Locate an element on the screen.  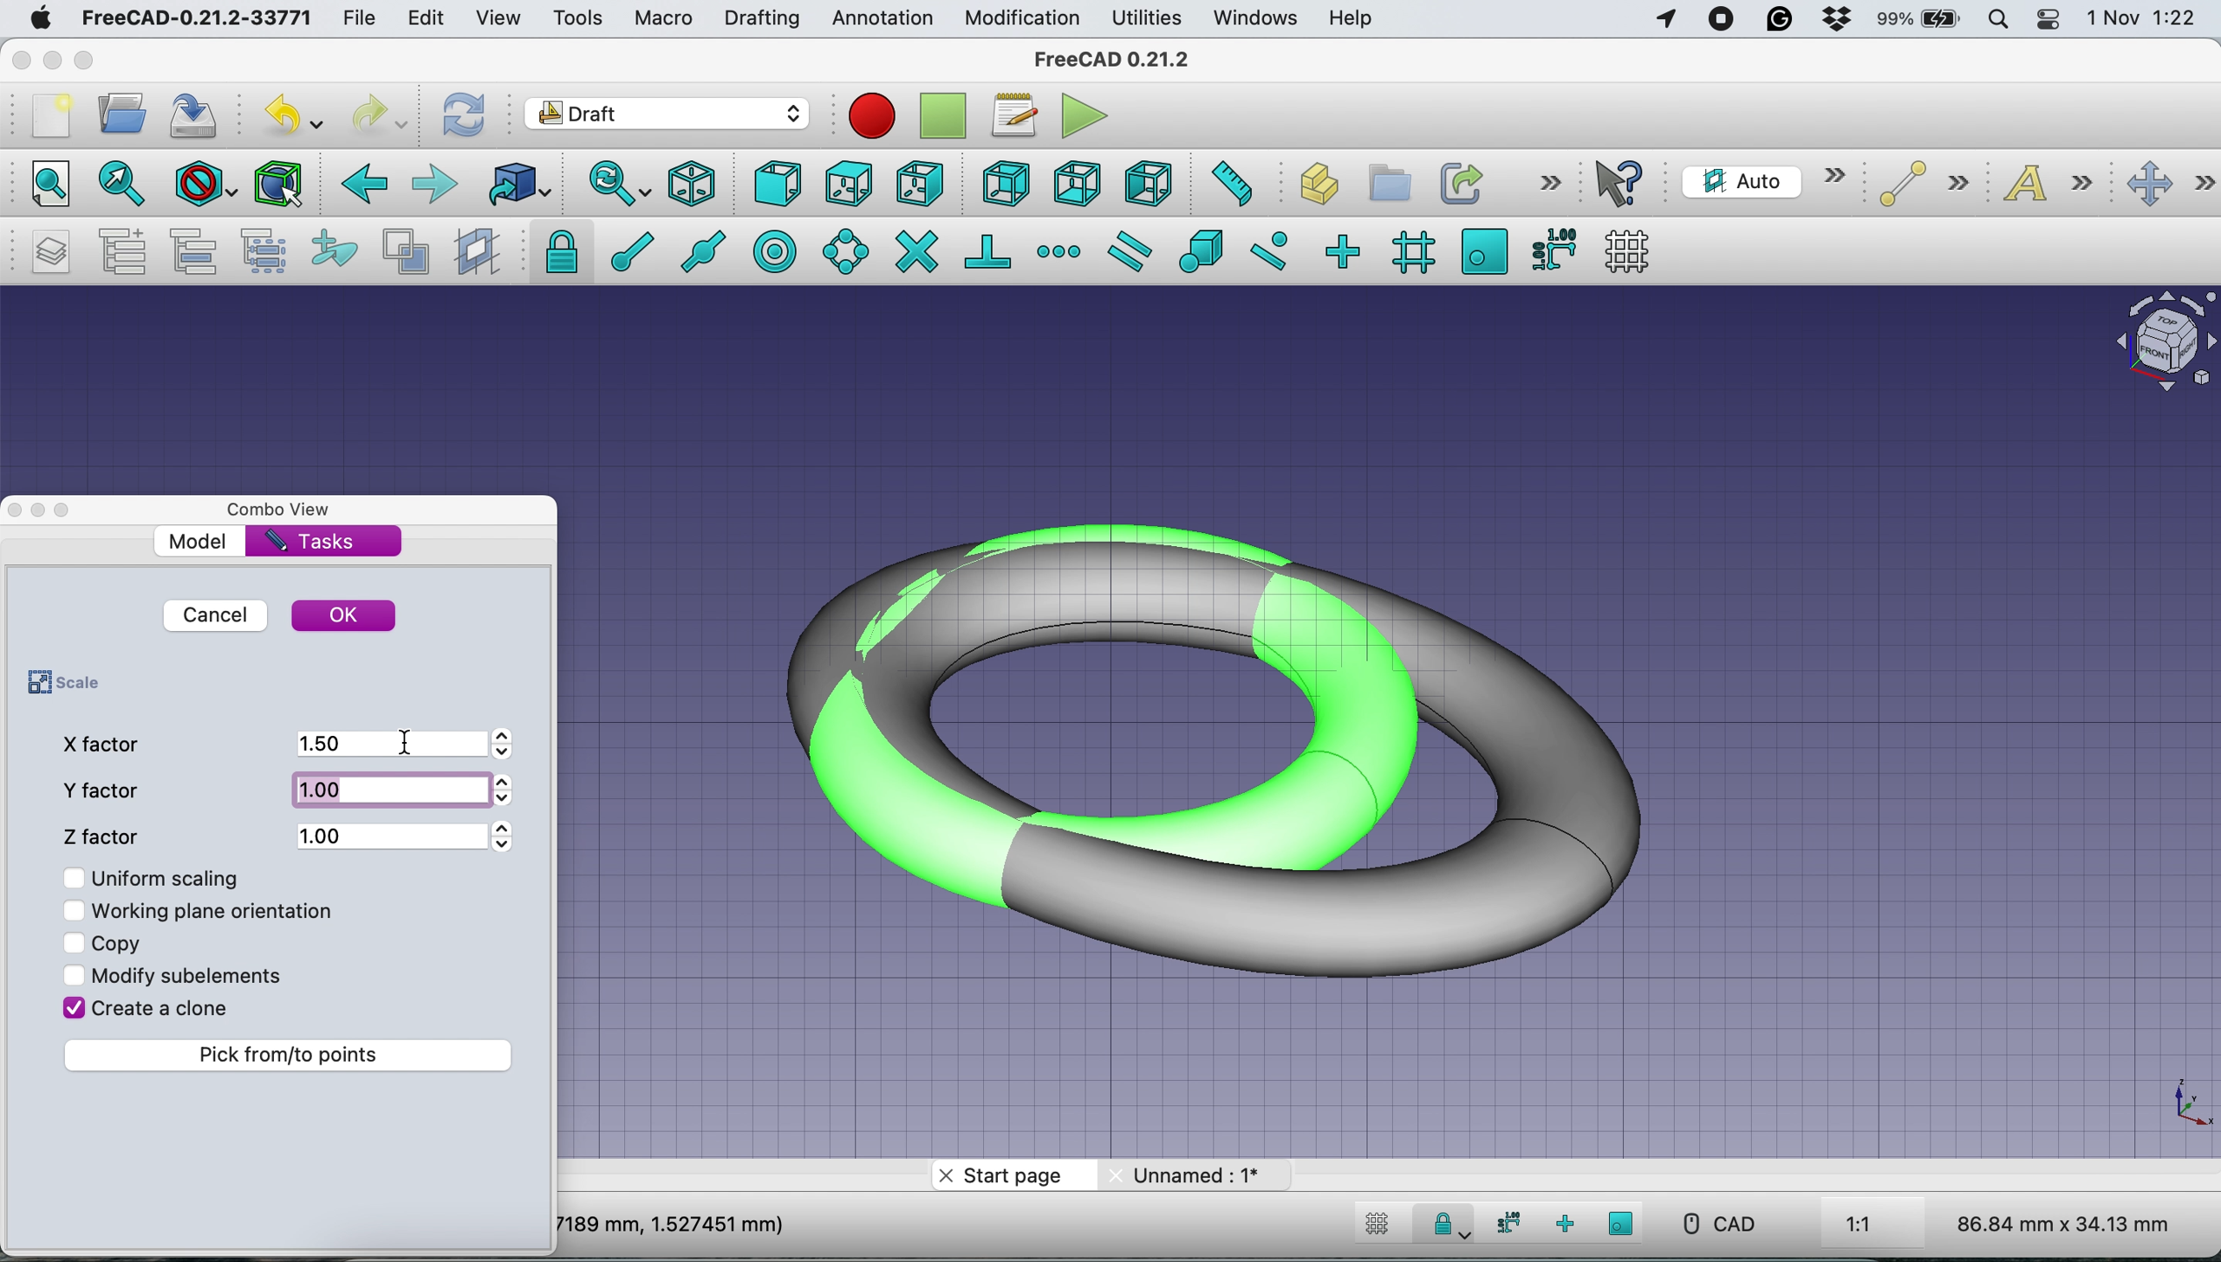
snap endpoint is located at coordinates (628, 250).